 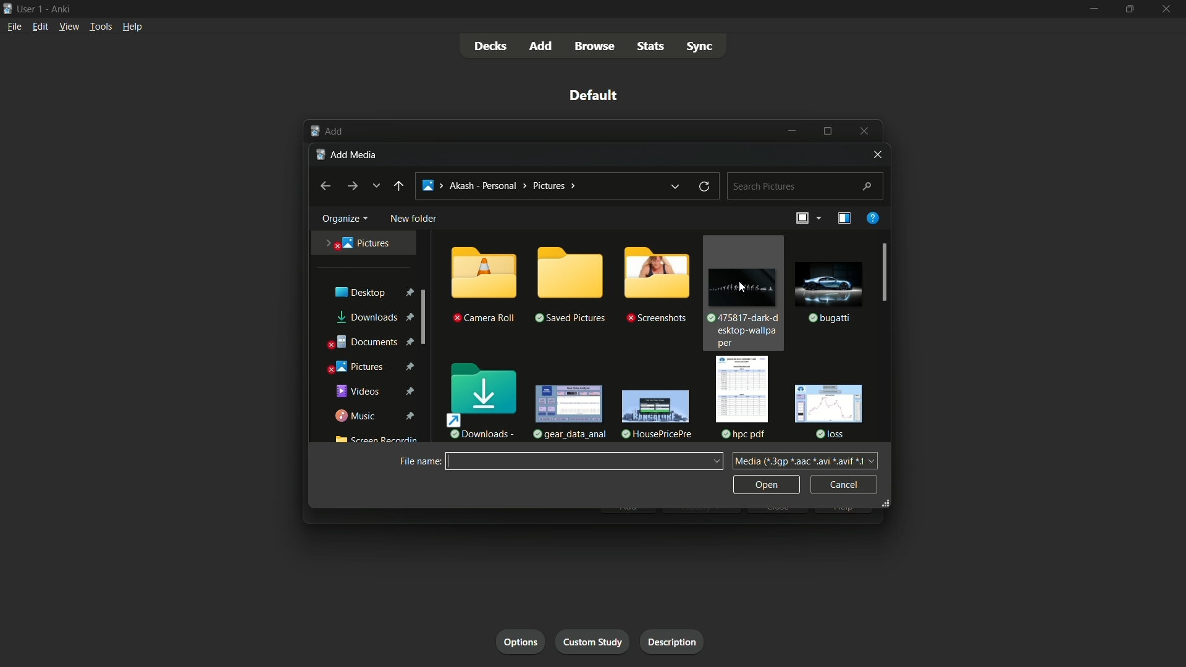 What do you see at coordinates (13, 25) in the screenshot?
I see `file menu` at bounding box center [13, 25].